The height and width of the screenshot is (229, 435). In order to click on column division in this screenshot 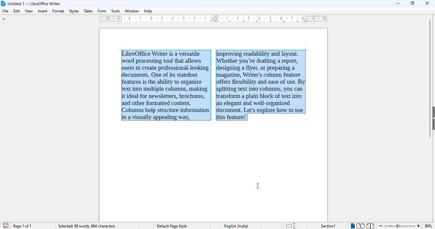, I will do `click(215, 19)`.